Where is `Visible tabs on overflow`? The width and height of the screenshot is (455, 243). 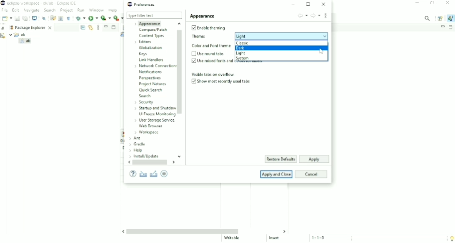 Visible tabs on overflow is located at coordinates (213, 74).